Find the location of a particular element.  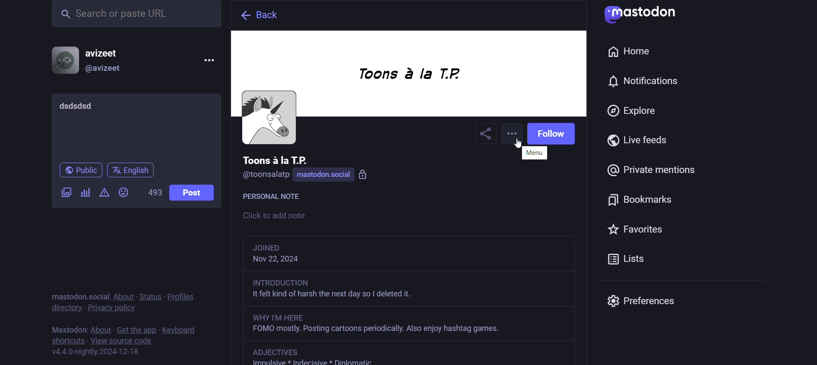

Cursor is located at coordinates (517, 143).